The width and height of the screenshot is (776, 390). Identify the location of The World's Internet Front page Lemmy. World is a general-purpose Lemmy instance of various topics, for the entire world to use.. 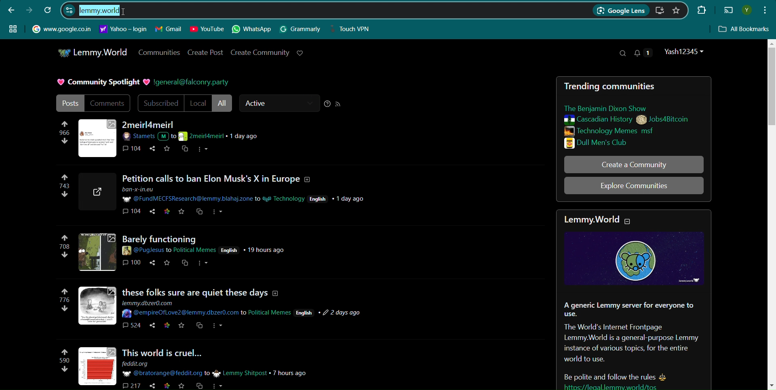
(630, 344).